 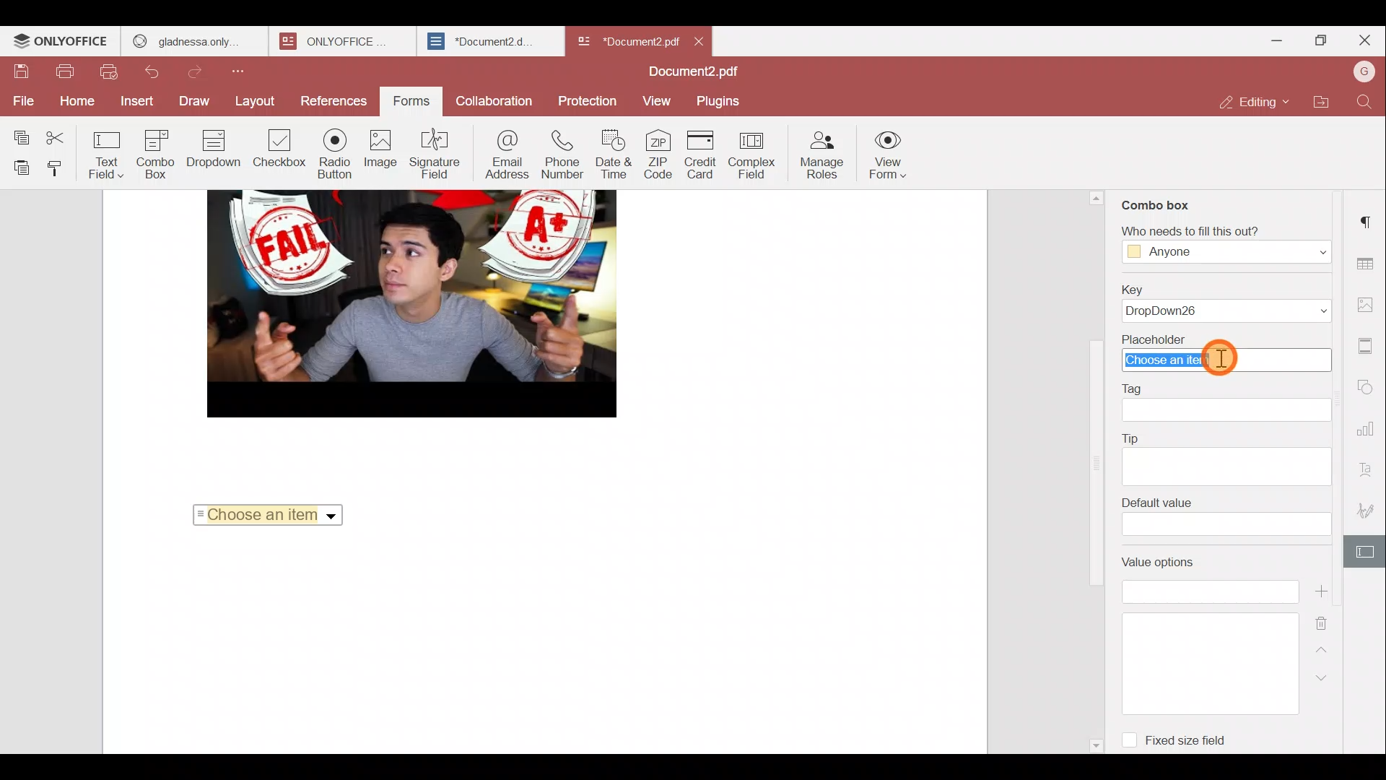 I want to click on Cut, so click(x=66, y=135).